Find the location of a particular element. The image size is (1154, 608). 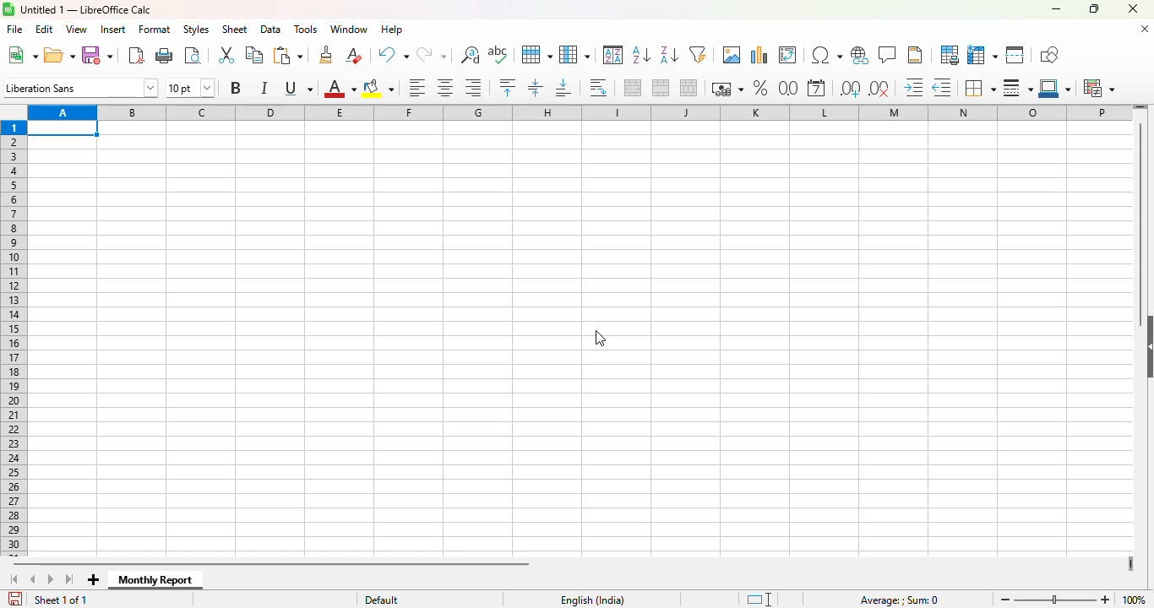

font size is located at coordinates (189, 87).